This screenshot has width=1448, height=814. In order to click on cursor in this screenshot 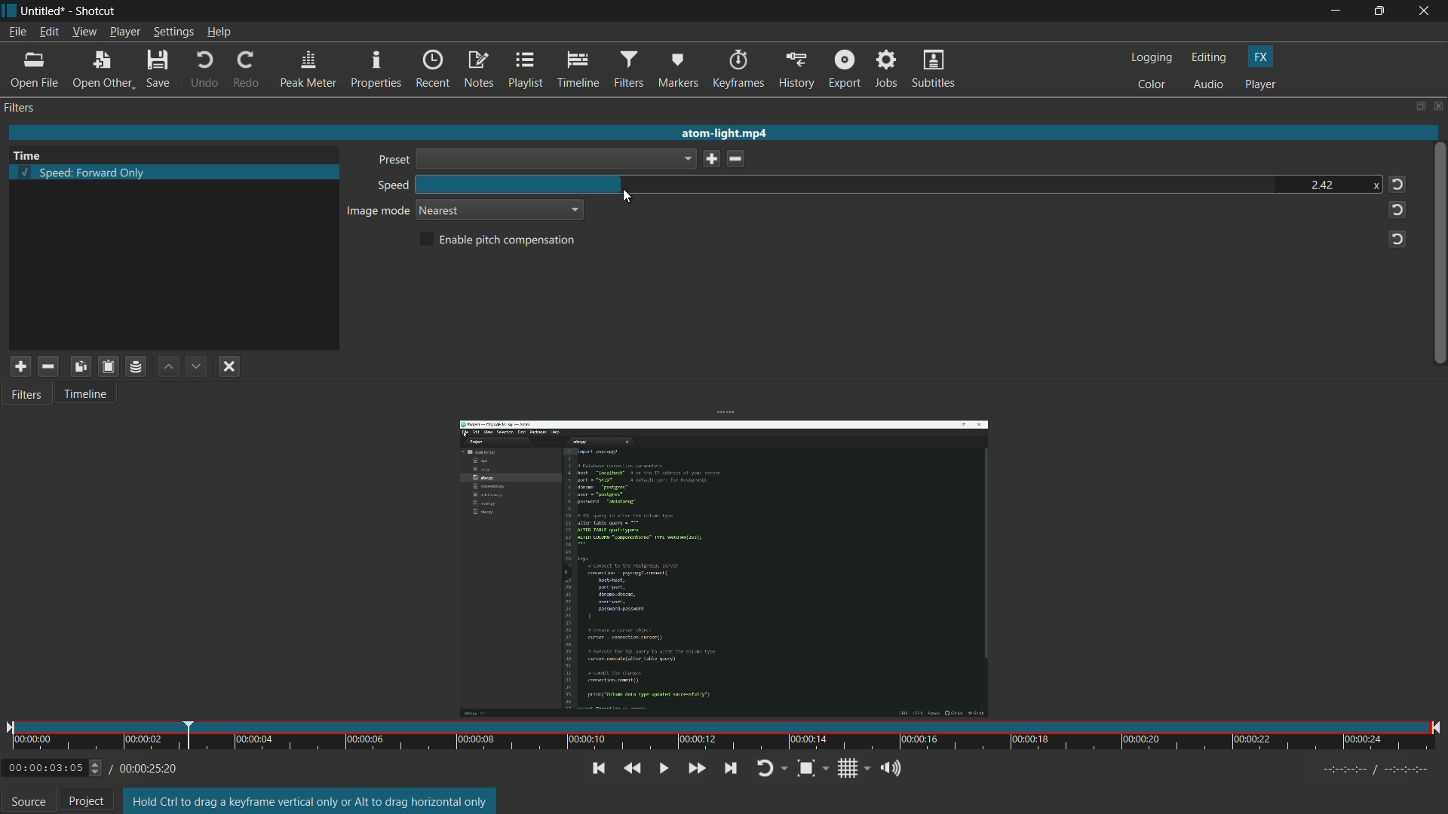, I will do `click(627, 194)`.